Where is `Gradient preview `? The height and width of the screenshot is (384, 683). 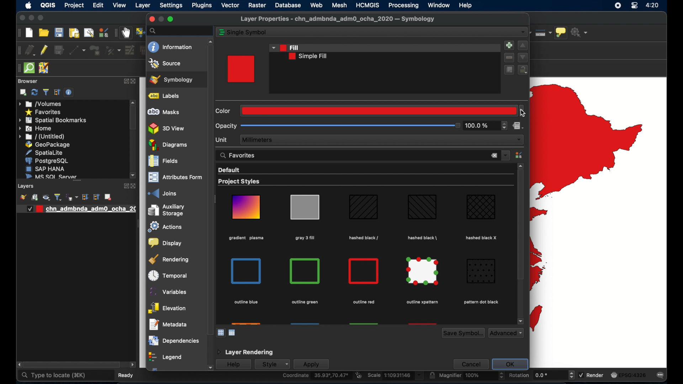
Gradient preview  is located at coordinates (364, 271).